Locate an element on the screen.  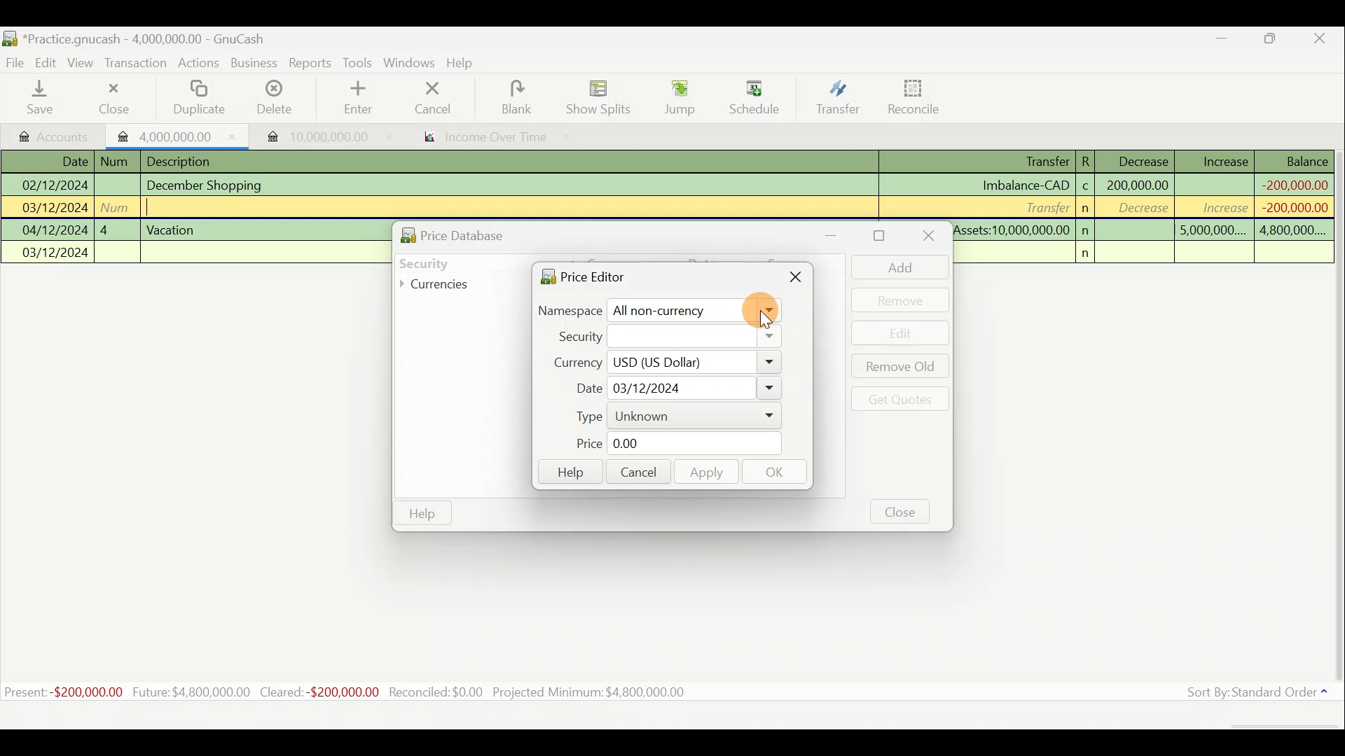
Minimise is located at coordinates (1224, 41).